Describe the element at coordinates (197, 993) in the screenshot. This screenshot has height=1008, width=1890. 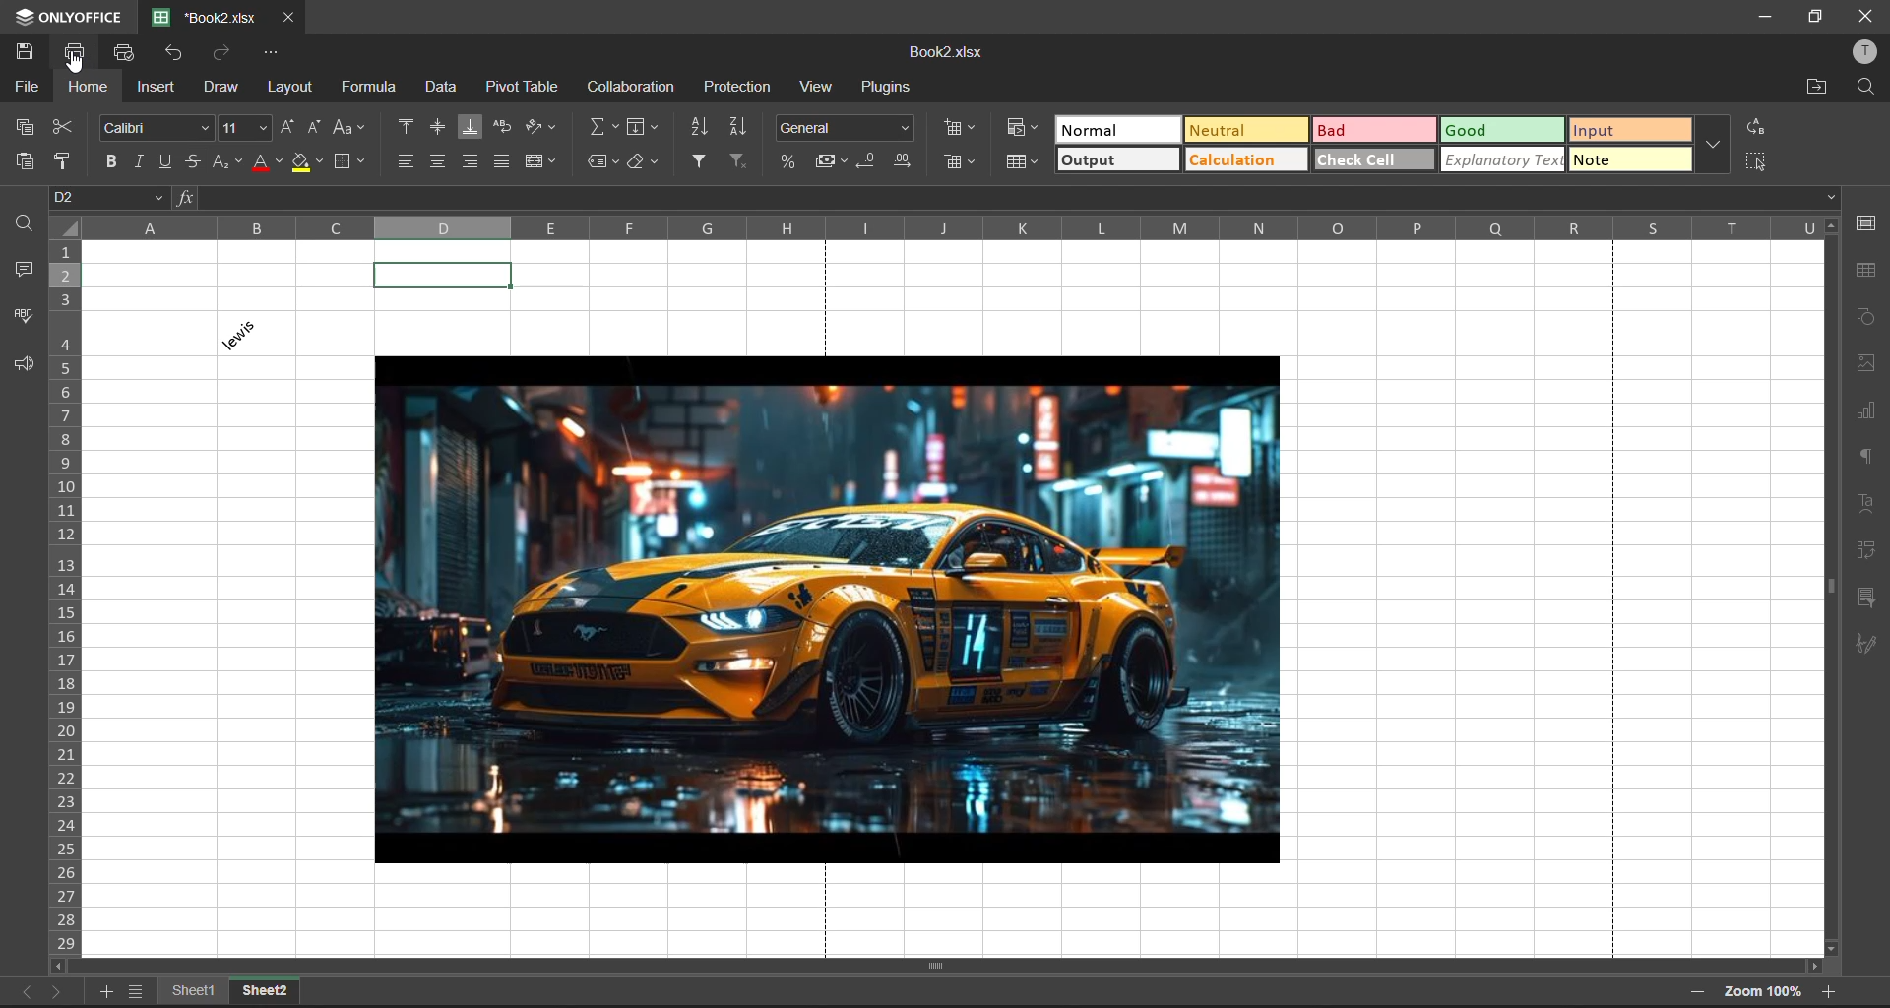
I see `sheet1` at that location.